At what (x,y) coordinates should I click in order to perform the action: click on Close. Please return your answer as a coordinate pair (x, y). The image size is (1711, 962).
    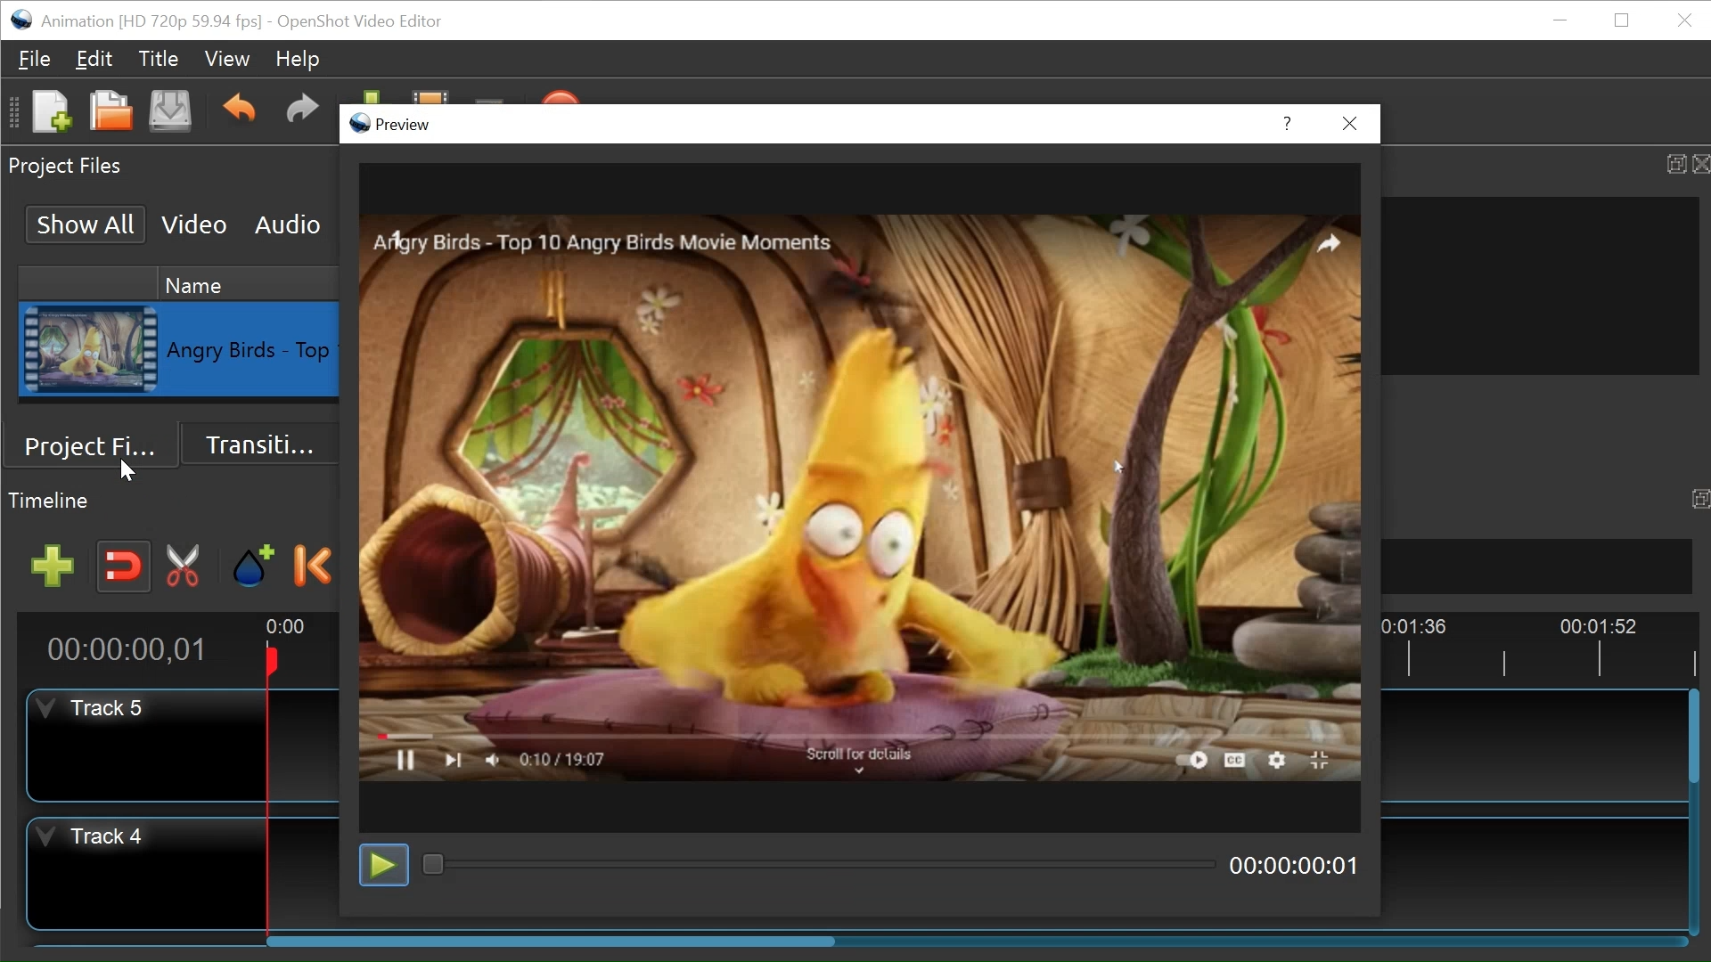
    Looking at the image, I should click on (1685, 20).